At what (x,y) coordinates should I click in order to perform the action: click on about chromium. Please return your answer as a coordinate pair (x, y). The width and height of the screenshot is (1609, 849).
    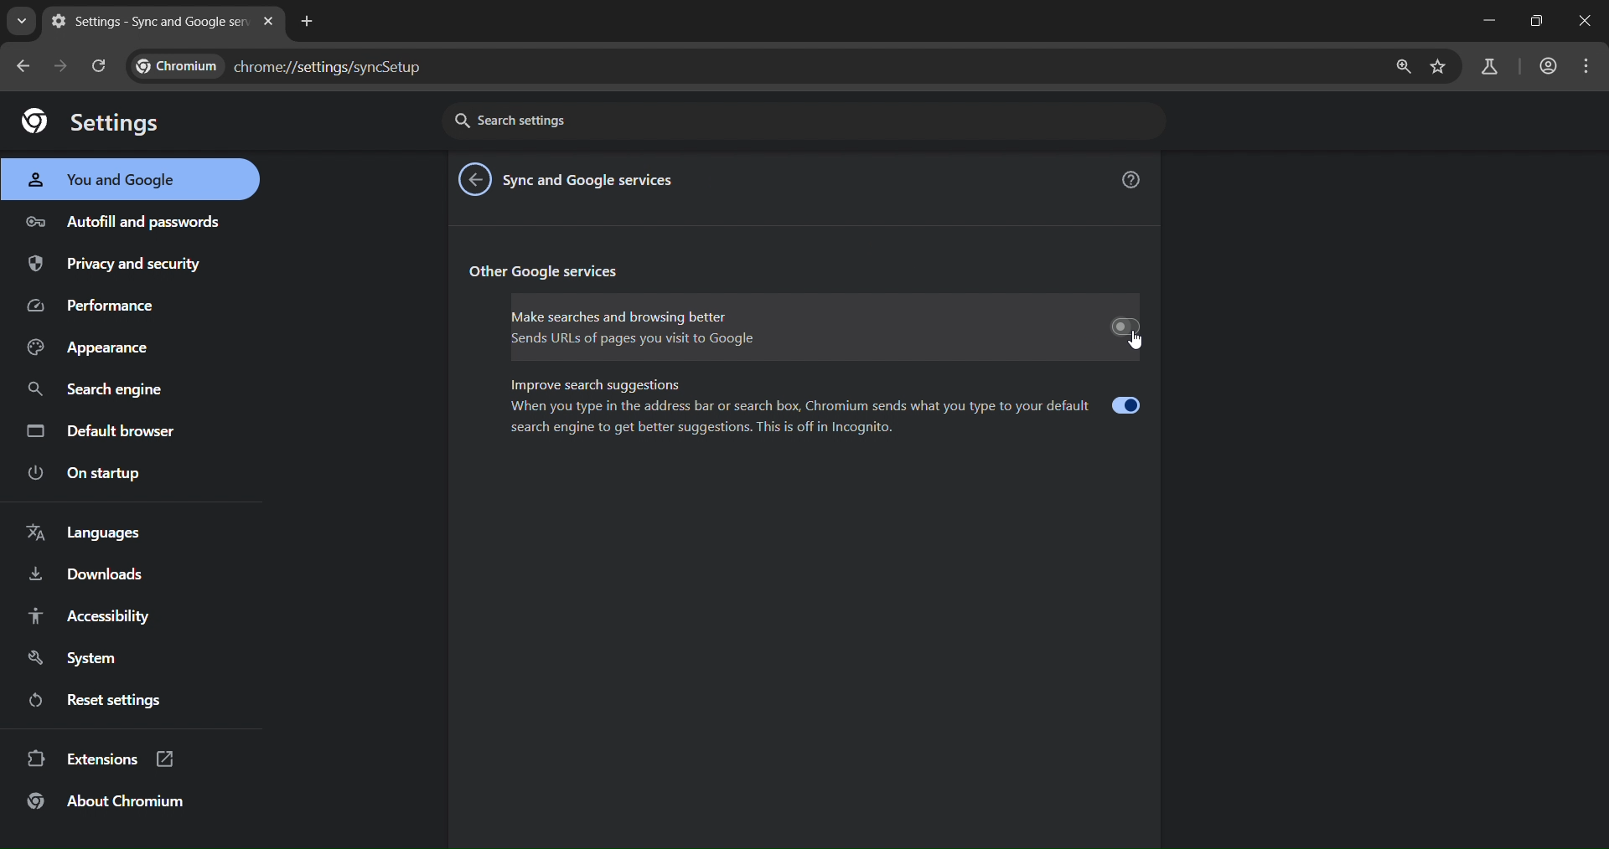
    Looking at the image, I should click on (116, 800).